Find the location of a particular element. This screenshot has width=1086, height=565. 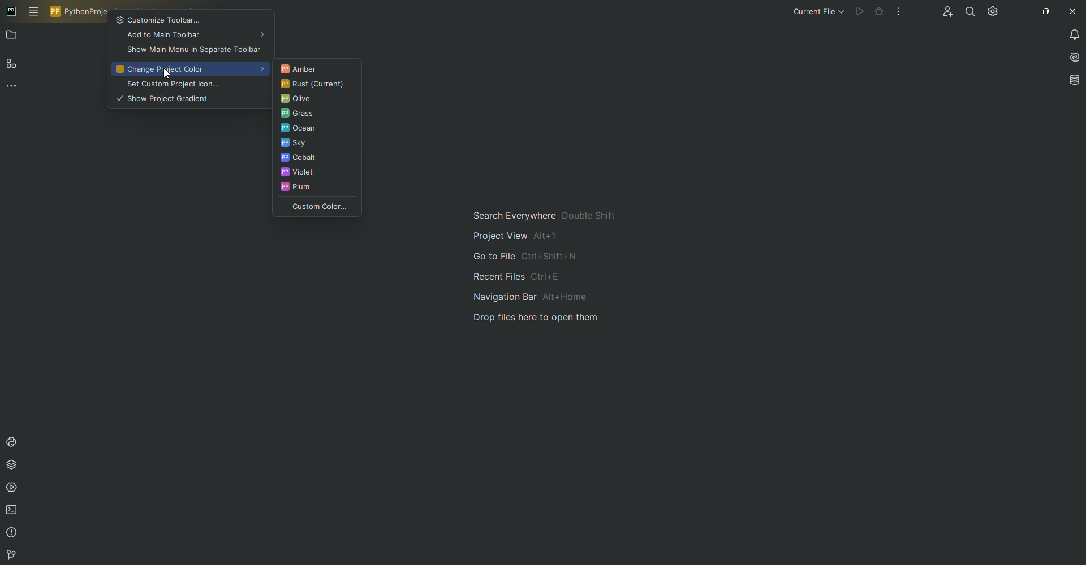

Setings is located at coordinates (991, 11).